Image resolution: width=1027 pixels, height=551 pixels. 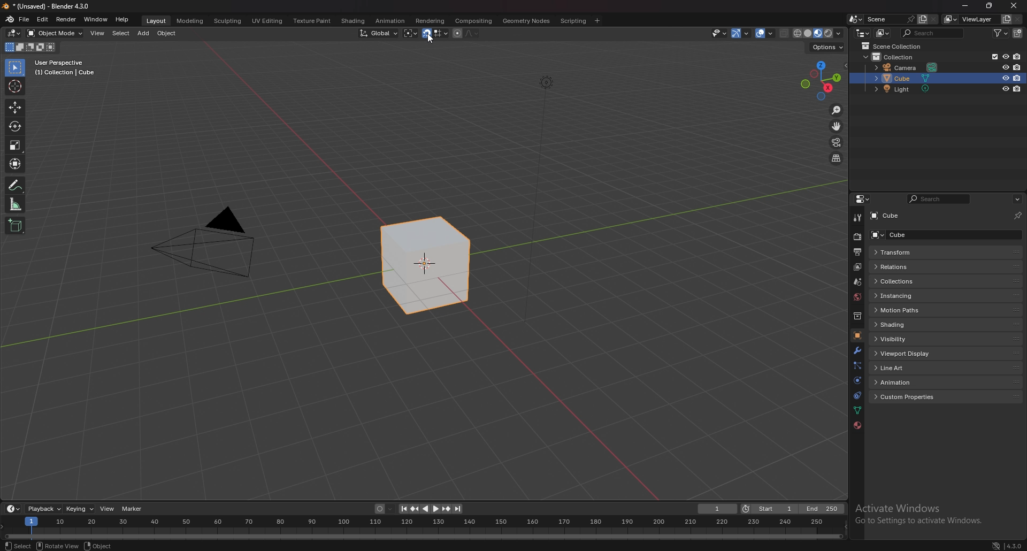 I want to click on hide in viewport, so click(x=1005, y=57).